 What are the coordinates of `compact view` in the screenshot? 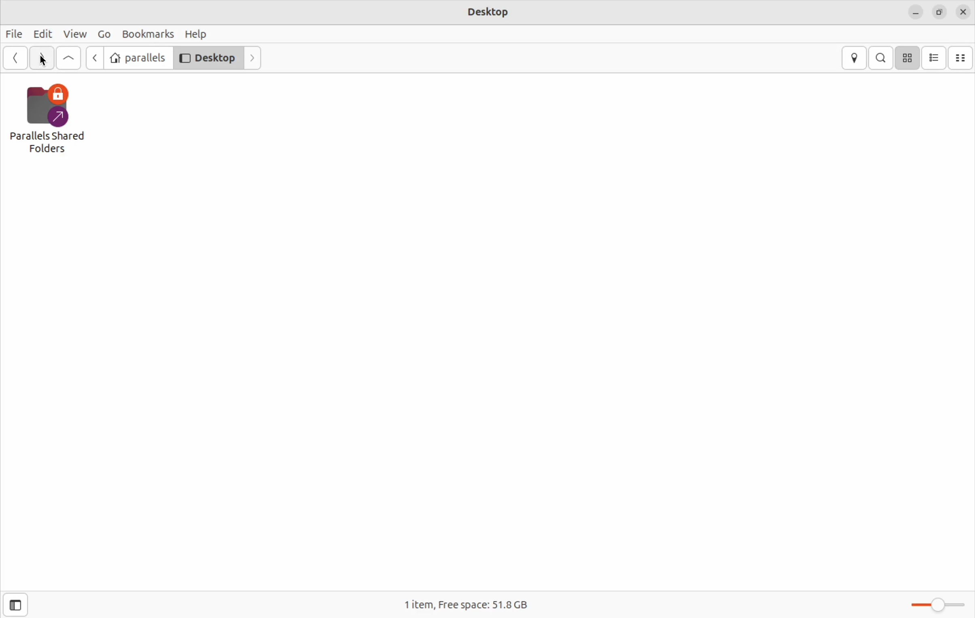 It's located at (963, 58).